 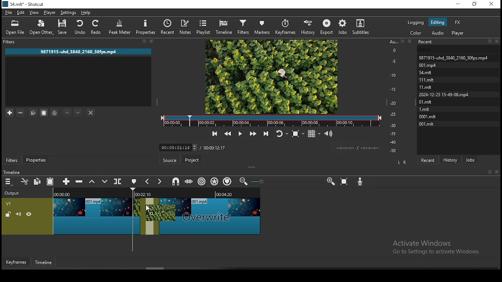 I want to click on jobs, so click(x=470, y=160).